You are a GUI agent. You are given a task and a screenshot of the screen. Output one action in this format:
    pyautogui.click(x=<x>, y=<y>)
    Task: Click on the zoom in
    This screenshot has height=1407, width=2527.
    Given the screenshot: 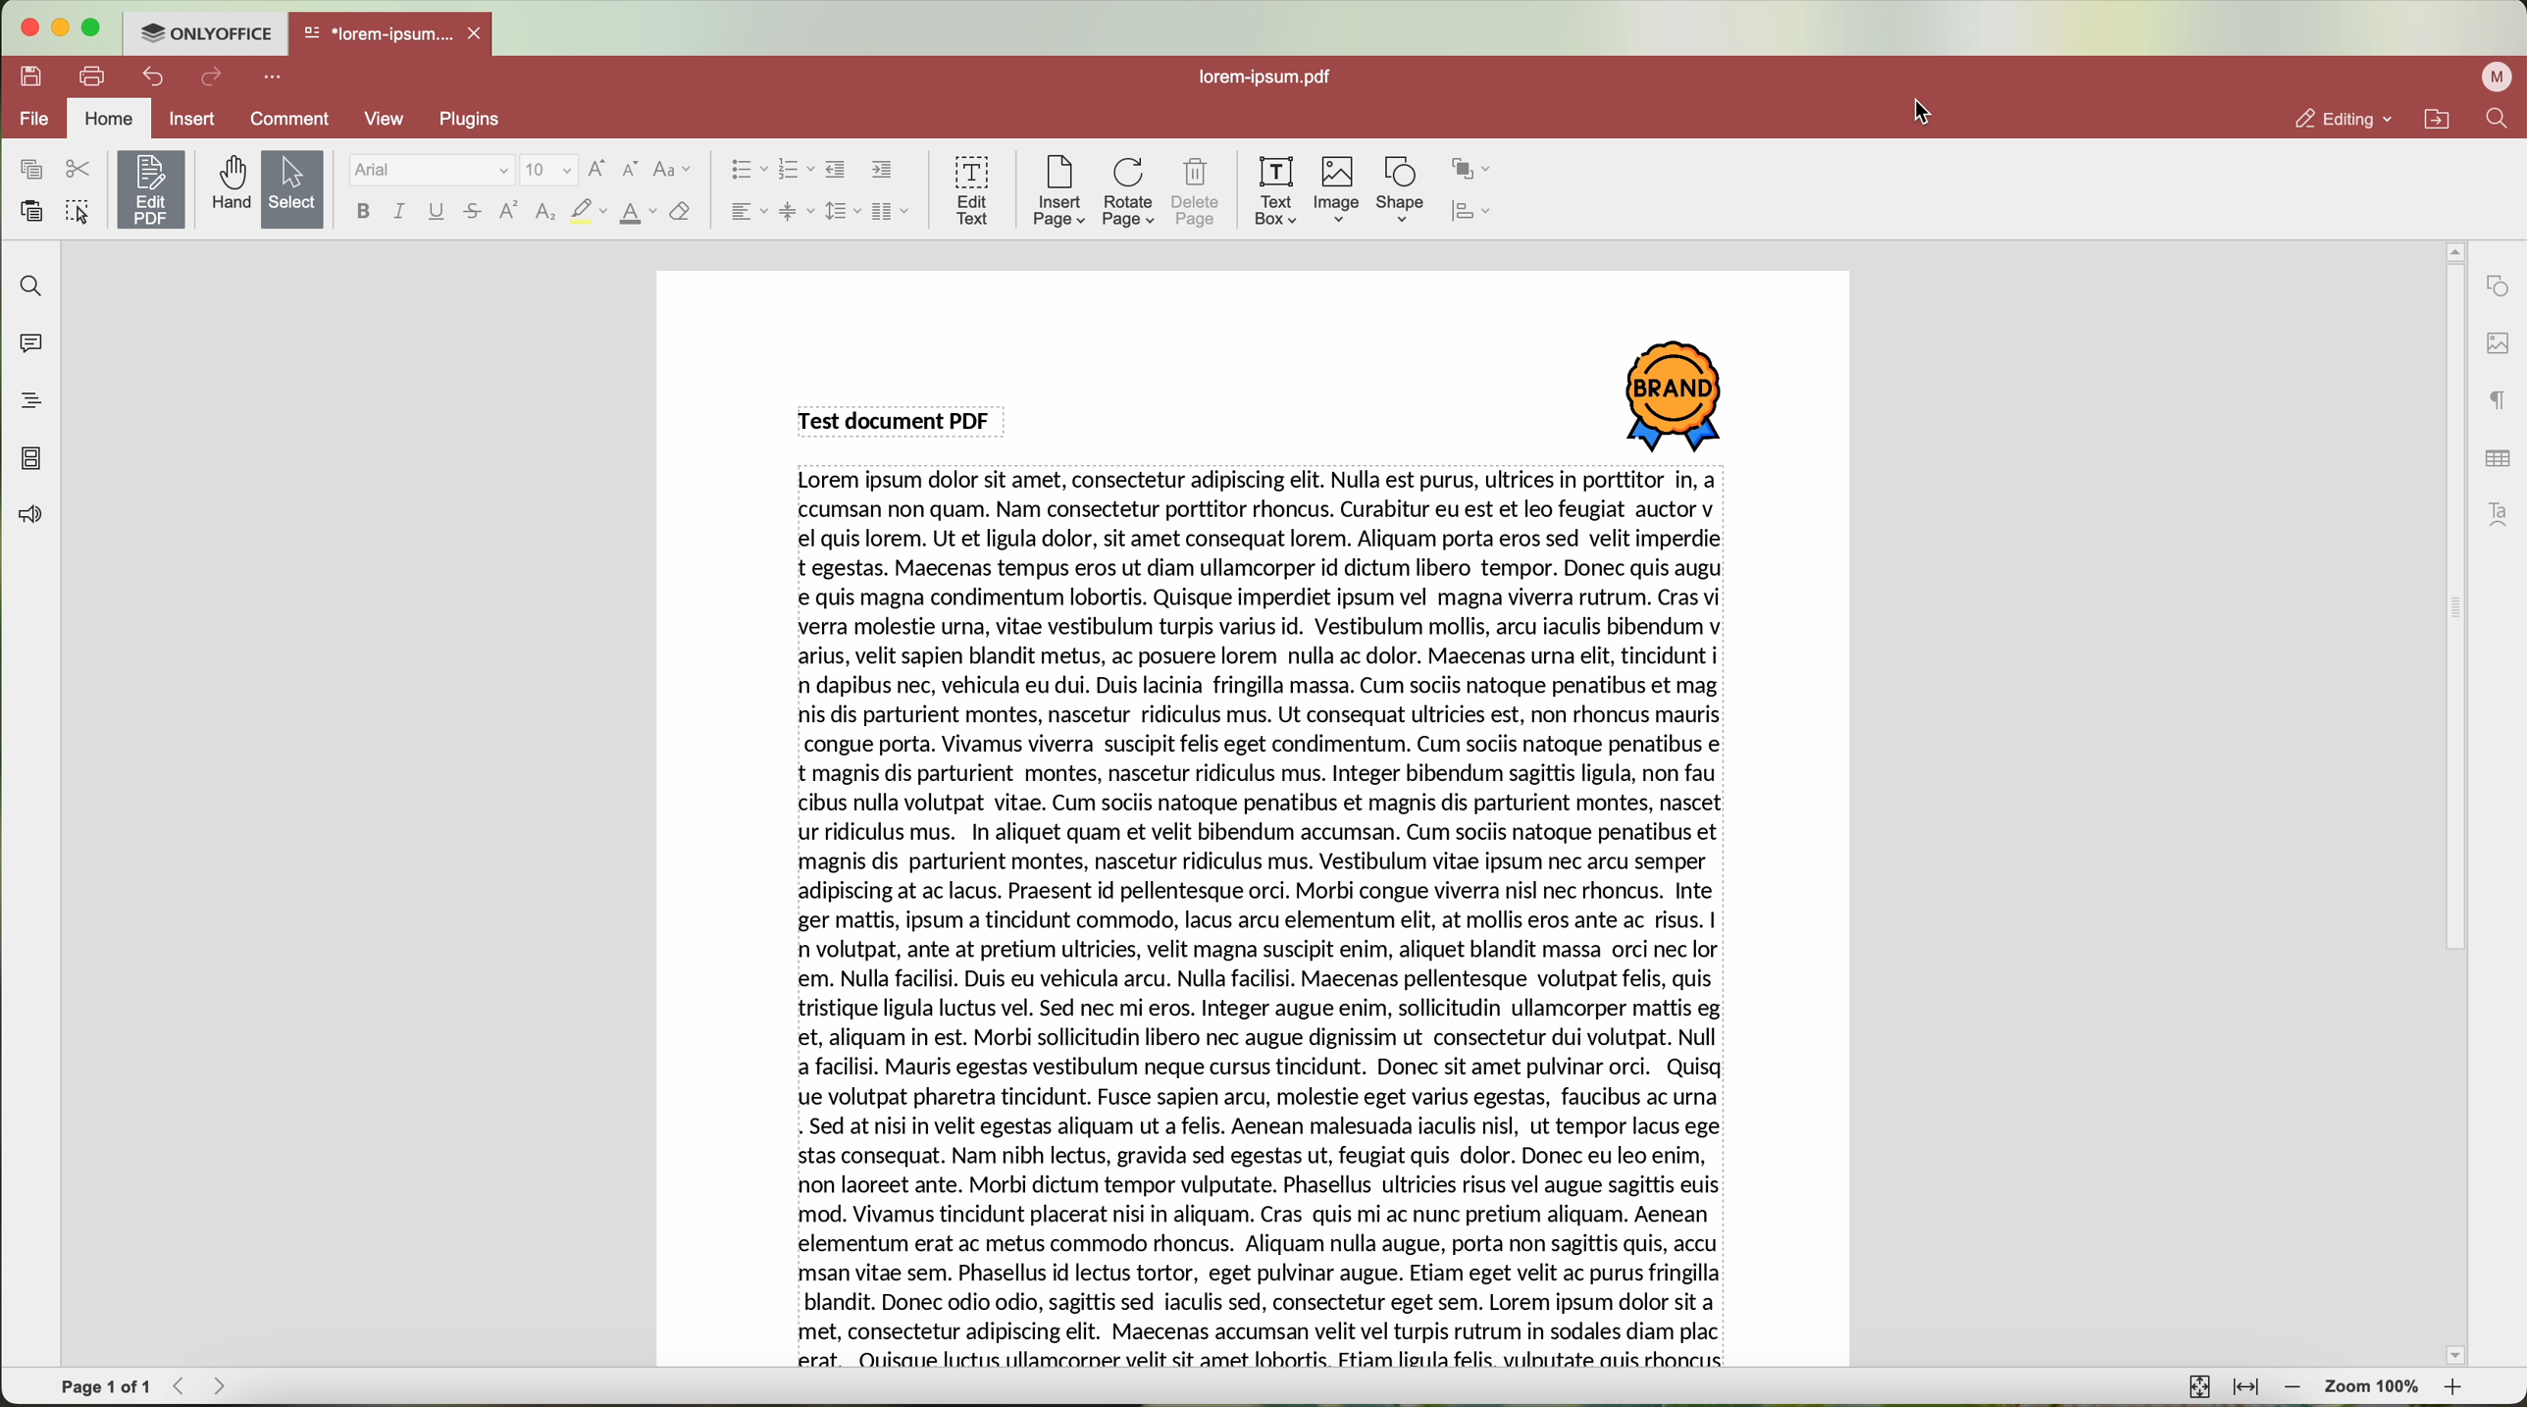 What is the action you would take?
    pyautogui.click(x=2455, y=1391)
    